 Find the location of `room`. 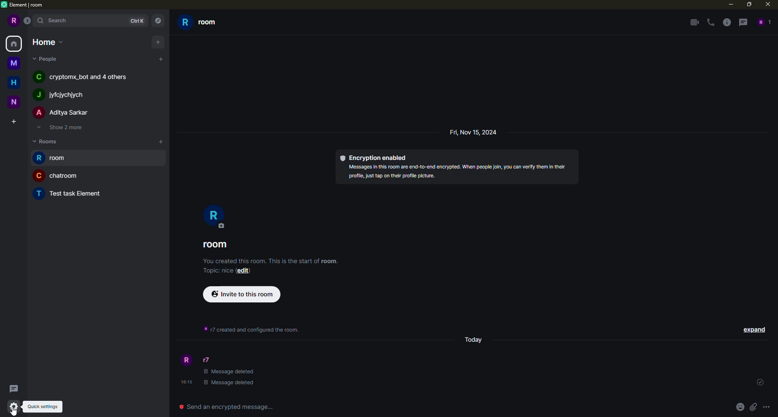

room is located at coordinates (199, 22).